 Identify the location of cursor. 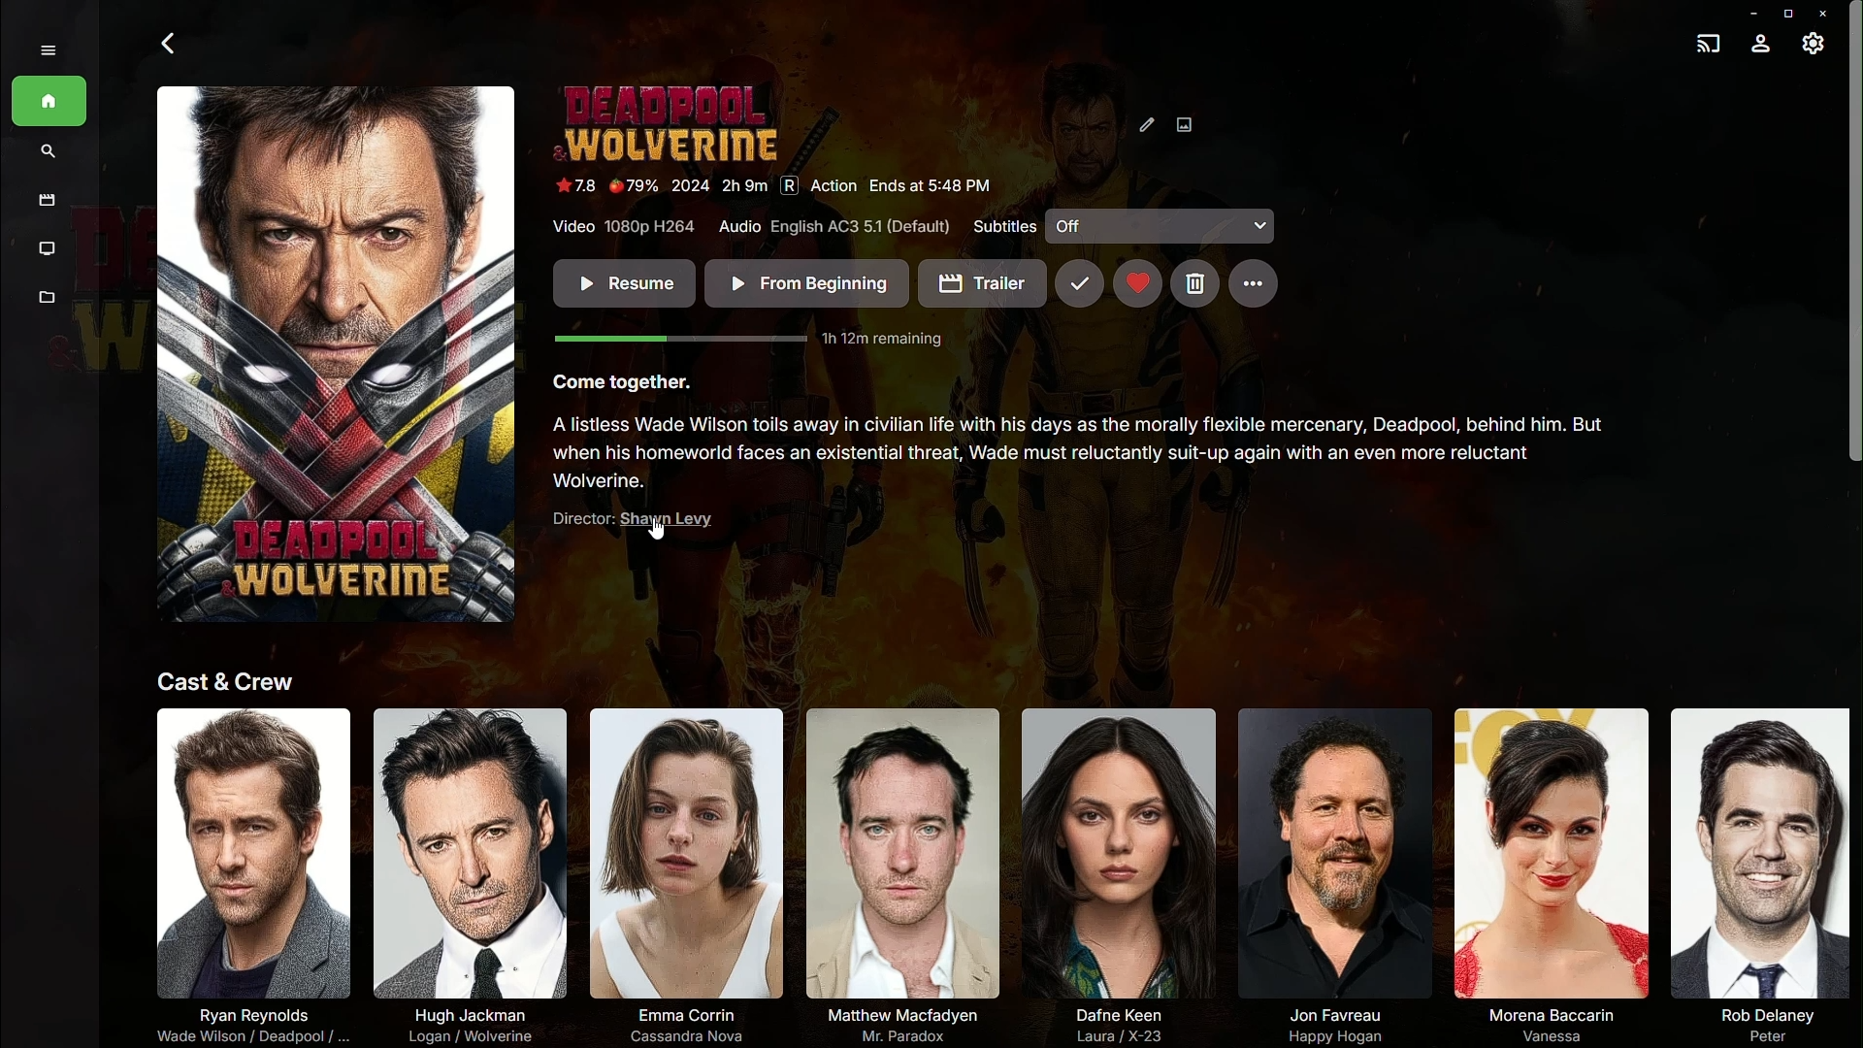
(661, 530).